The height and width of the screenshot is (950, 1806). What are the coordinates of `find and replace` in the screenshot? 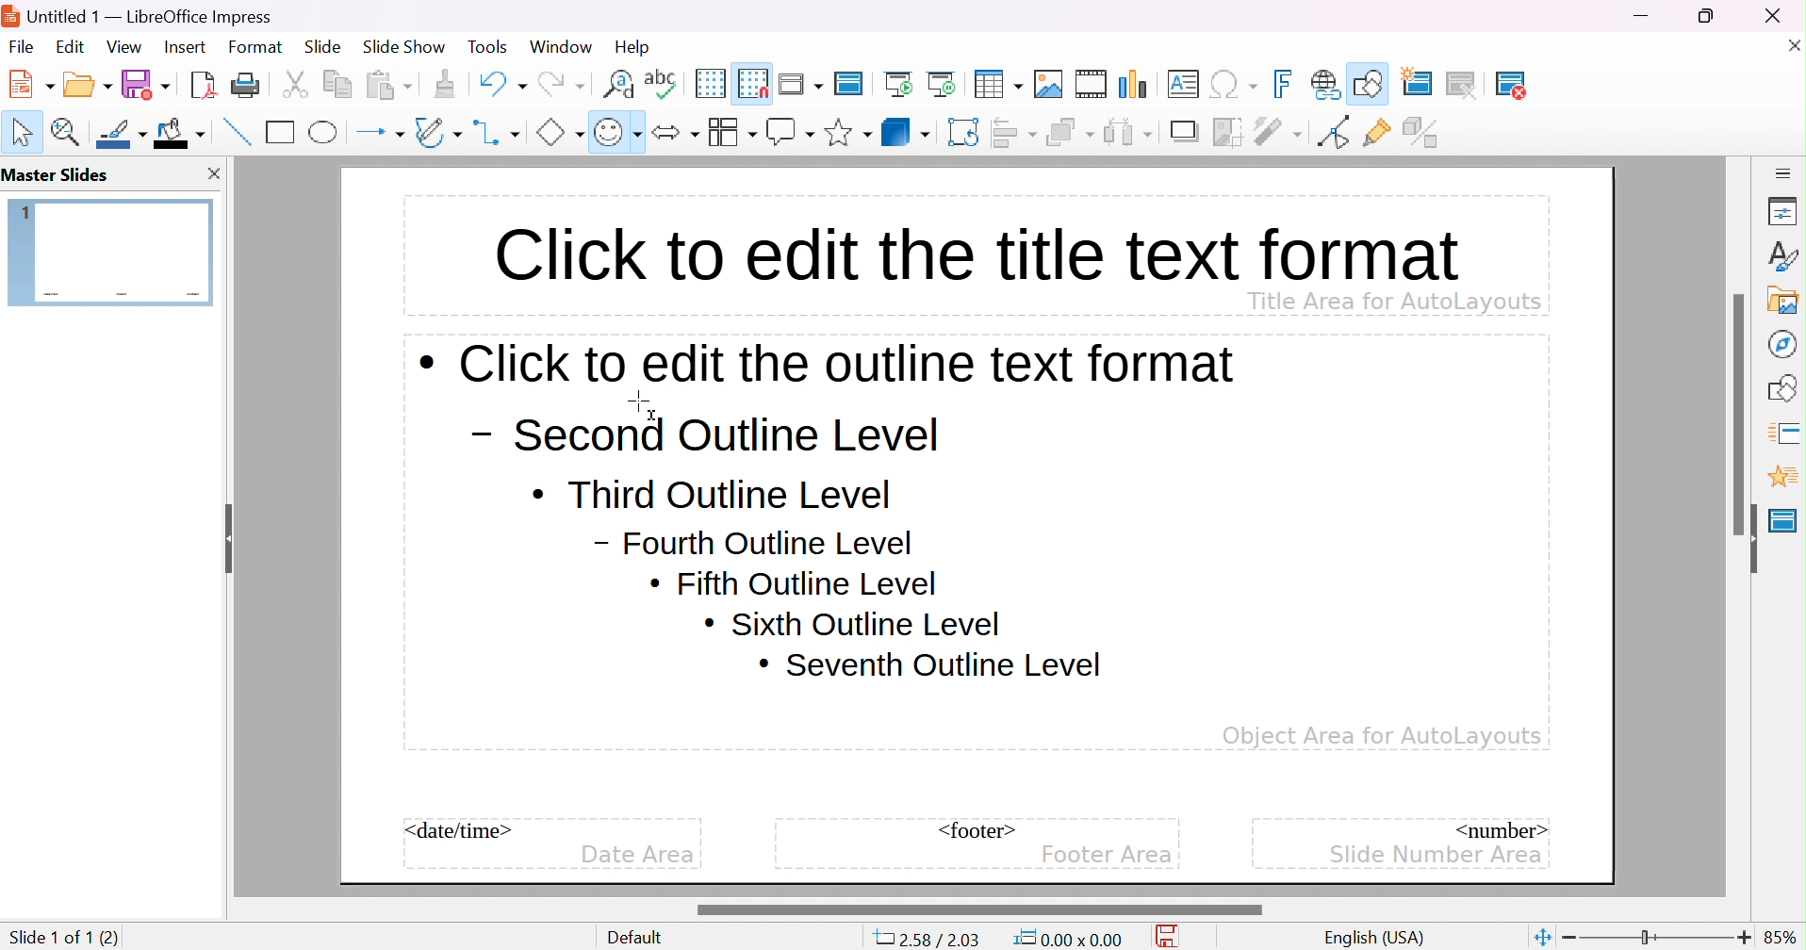 It's located at (618, 82).